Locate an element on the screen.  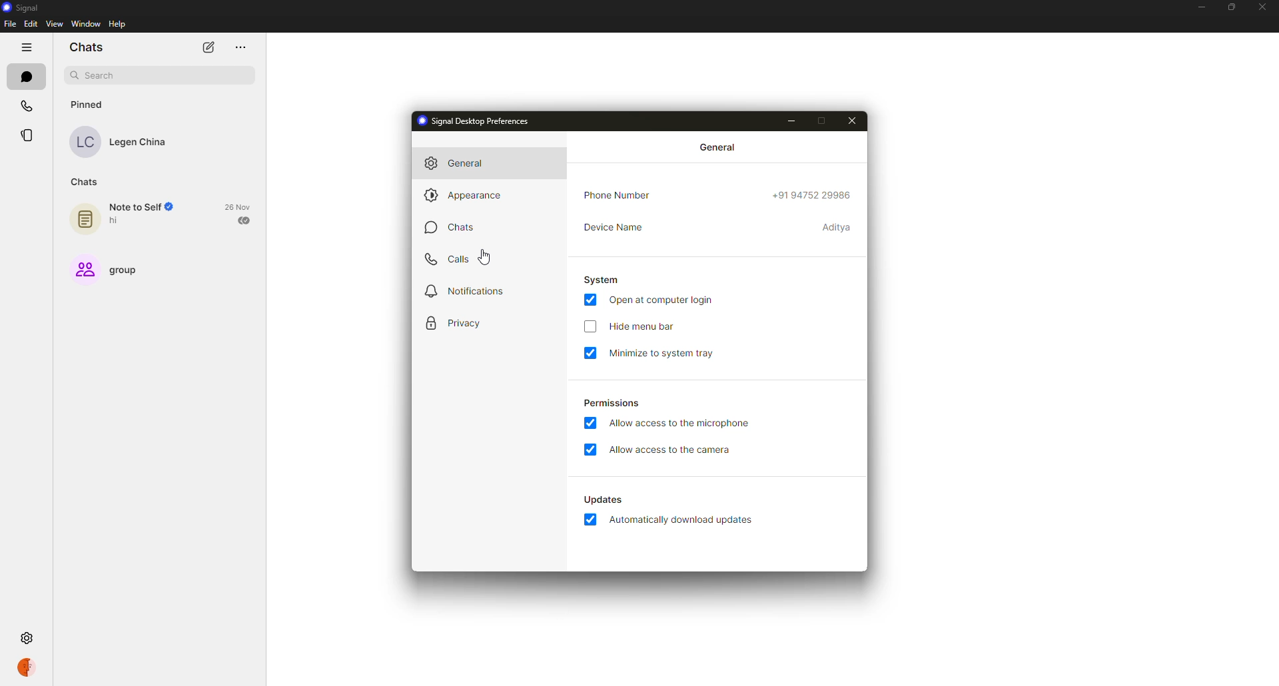
signal desktop preferences is located at coordinates (474, 122).